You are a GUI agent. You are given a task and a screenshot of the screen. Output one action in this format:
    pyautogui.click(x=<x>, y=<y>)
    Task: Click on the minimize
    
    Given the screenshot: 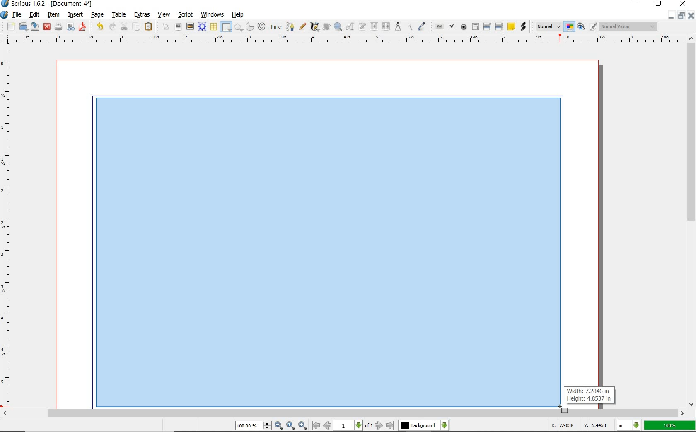 What is the action you would take?
    pyautogui.click(x=672, y=16)
    